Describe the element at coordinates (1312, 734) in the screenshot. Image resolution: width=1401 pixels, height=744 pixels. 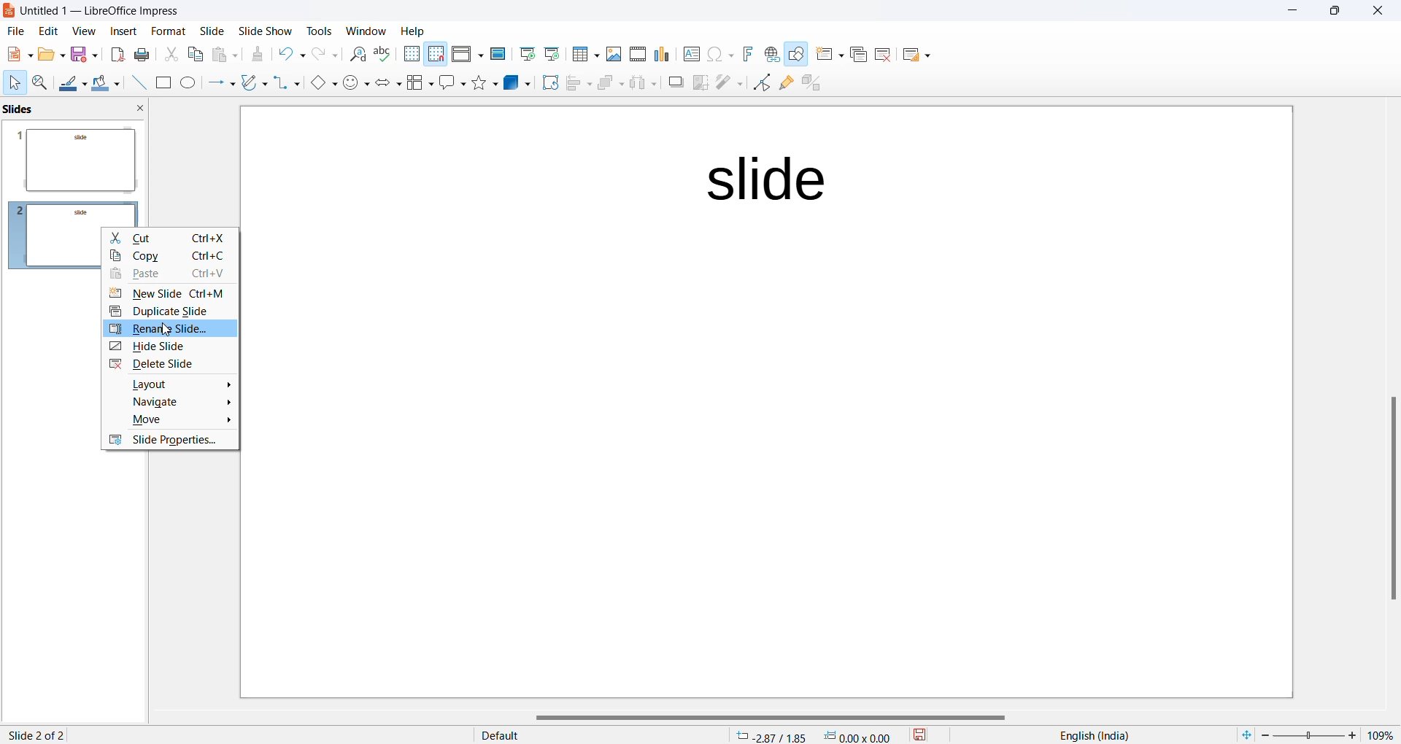
I see `zoom slider` at that location.